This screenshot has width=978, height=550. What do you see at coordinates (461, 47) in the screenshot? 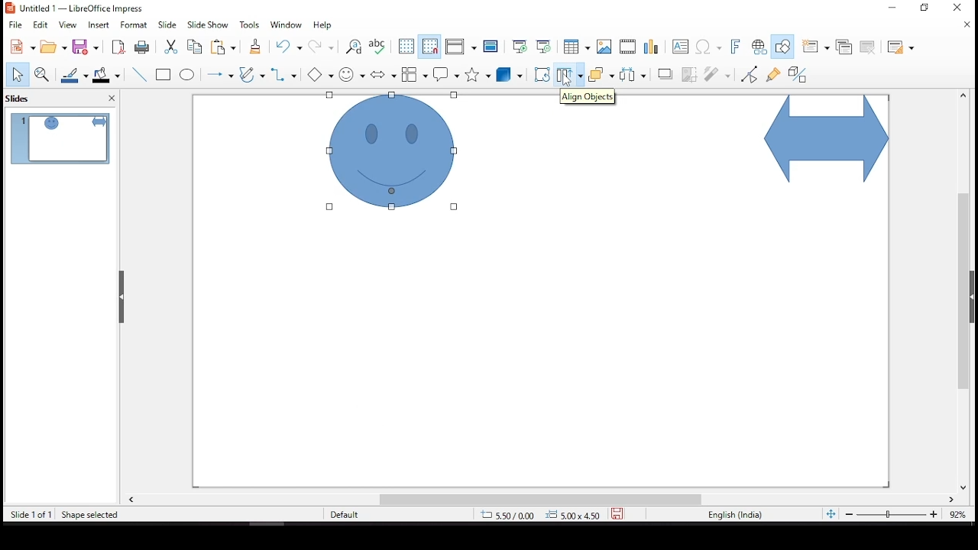
I see `display views` at bounding box center [461, 47].